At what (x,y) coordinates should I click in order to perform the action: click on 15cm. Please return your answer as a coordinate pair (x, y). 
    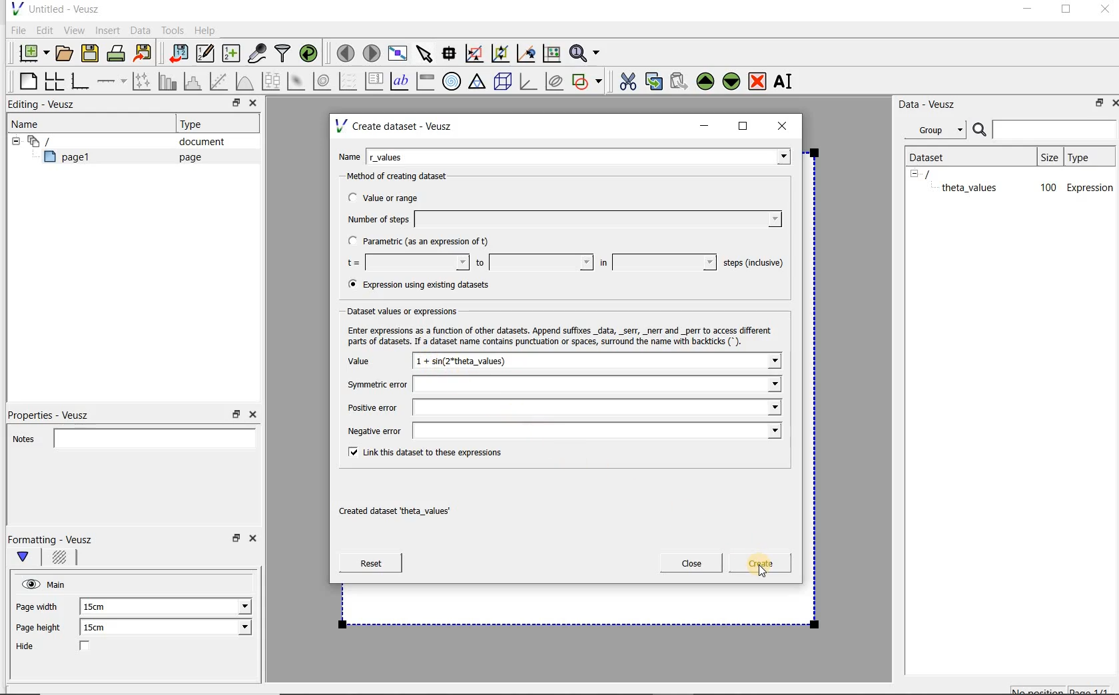
    Looking at the image, I should click on (101, 607).